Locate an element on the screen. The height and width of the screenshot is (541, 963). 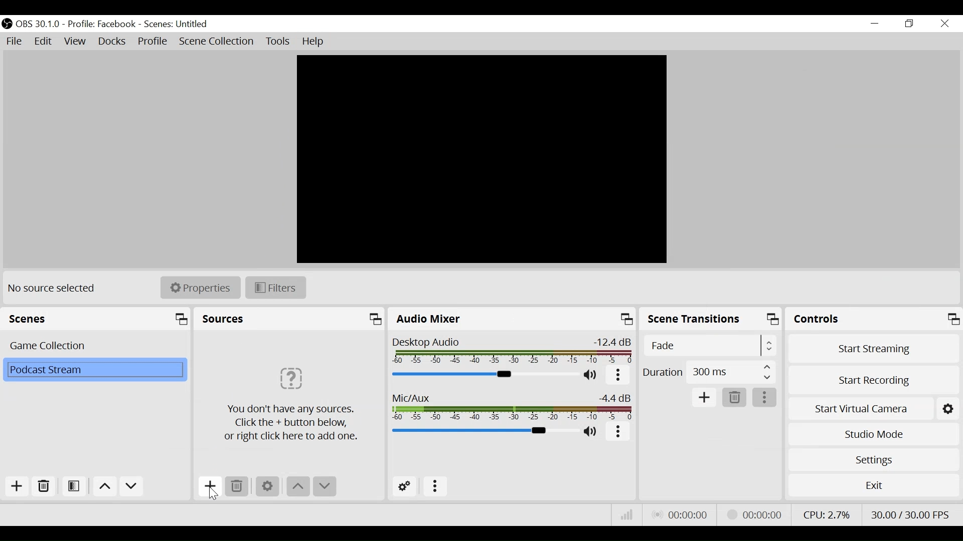
Move down is located at coordinates (325, 487).